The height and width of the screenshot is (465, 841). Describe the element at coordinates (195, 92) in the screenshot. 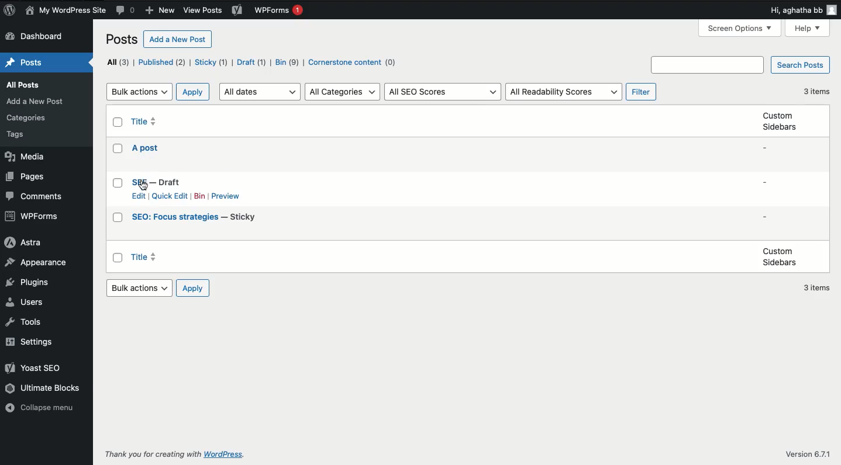

I see `Apply` at that location.